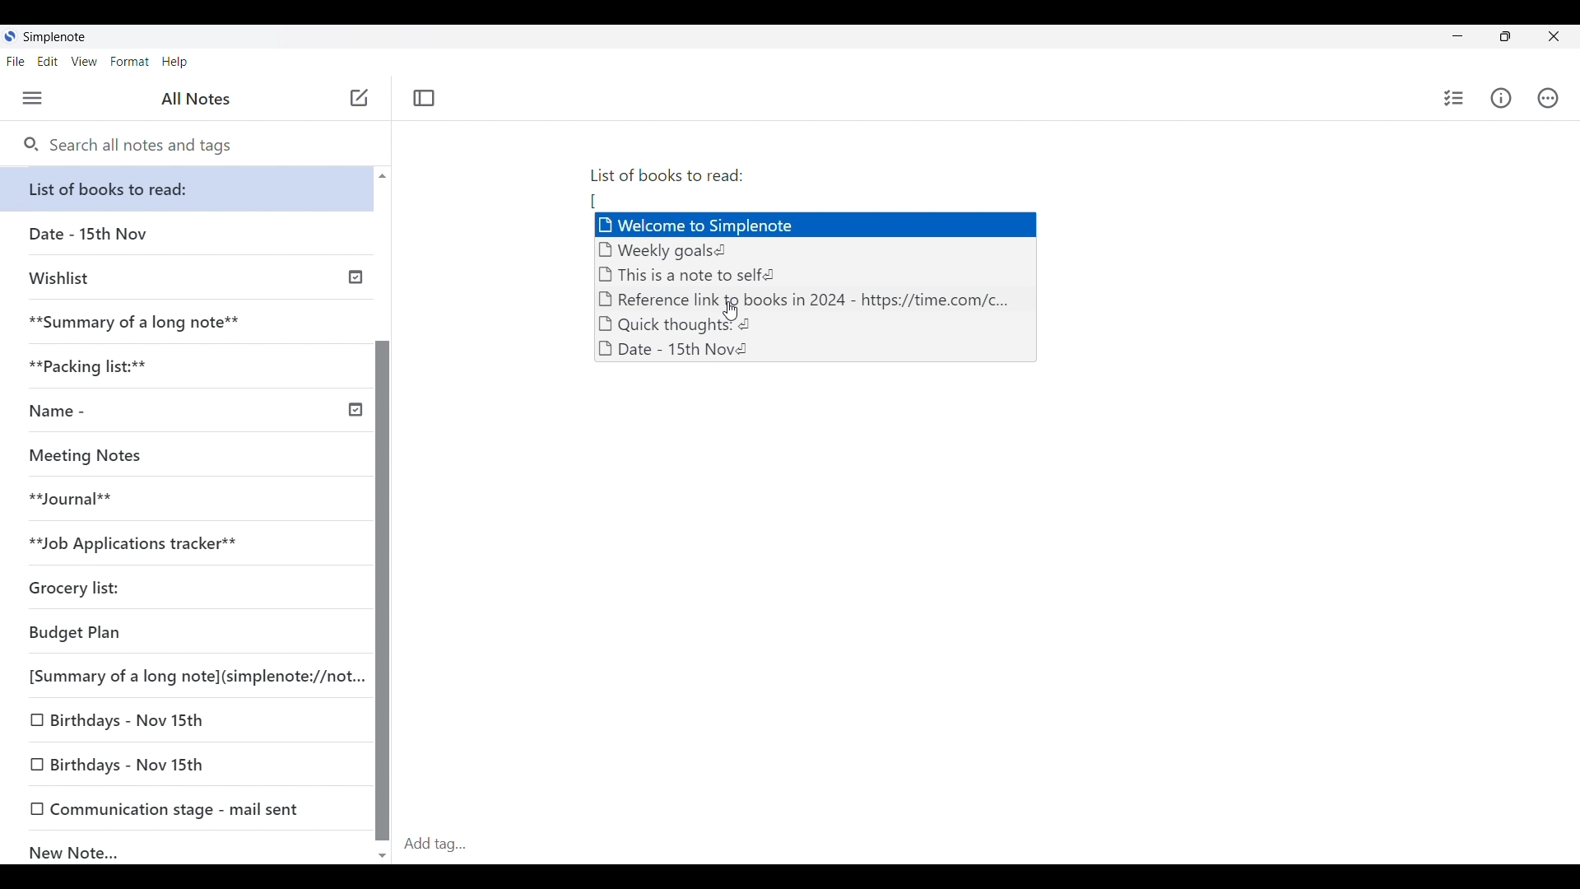 The width and height of the screenshot is (1580, 889). Describe the element at coordinates (1554, 37) in the screenshot. I see `Close` at that location.